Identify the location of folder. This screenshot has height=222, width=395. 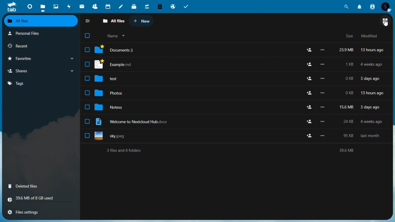
(99, 107).